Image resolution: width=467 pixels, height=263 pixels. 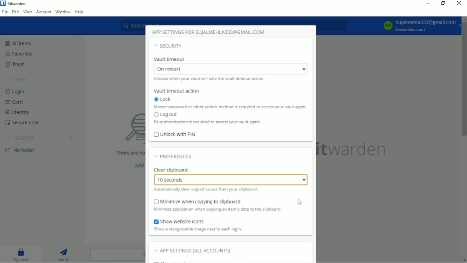 What do you see at coordinates (23, 123) in the screenshot?
I see `Secure note` at bounding box center [23, 123].